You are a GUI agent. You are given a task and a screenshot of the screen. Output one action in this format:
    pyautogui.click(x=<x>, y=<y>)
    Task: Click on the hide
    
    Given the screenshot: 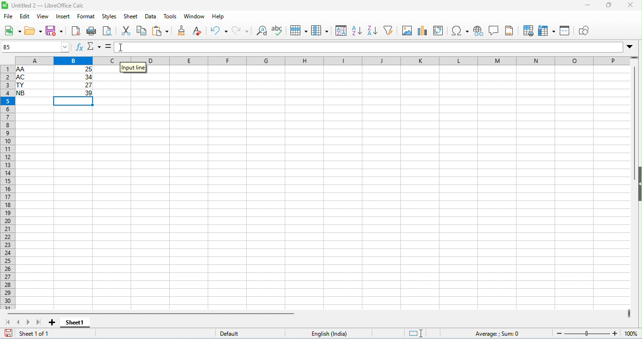 What is the action you would take?
    pyautogui.click(x=638, y=183)
    